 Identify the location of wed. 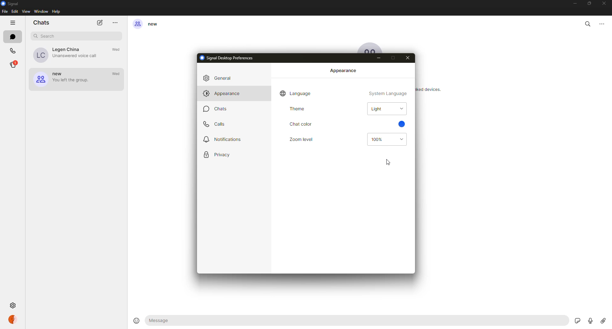
(116, 74).